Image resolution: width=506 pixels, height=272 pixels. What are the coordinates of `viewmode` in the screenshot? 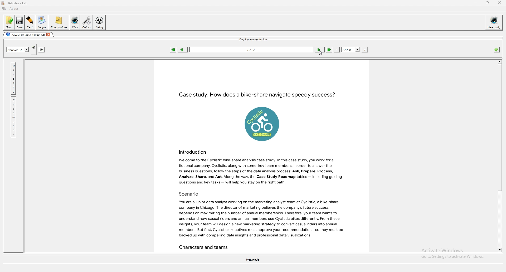 It's located at (252, 260).